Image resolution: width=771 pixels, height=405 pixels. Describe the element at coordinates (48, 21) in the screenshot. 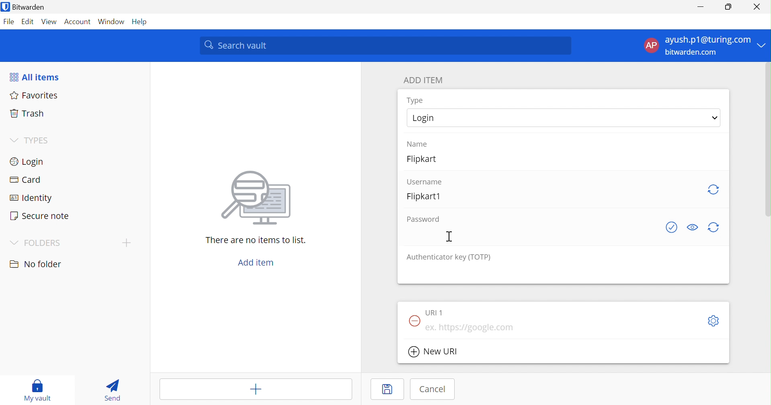

I see `View` at that location.